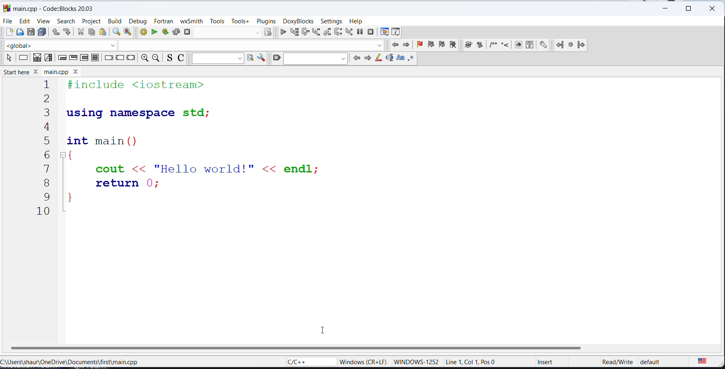 This screenshot has height=369, width=725. What do you see at coordinates (23, 59) in the screenshot?
I see `instruction` at bounding box center [23, 59].